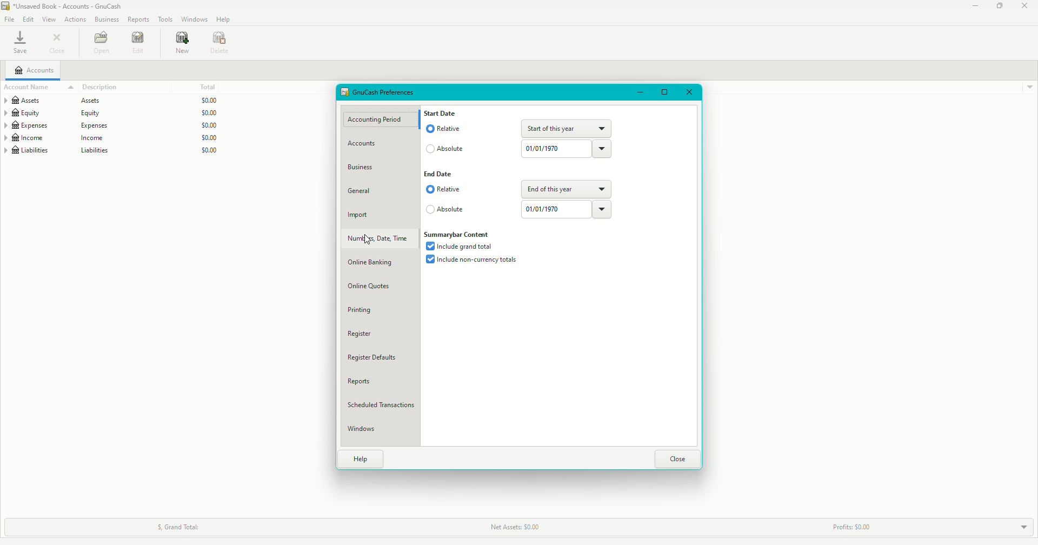 The width and height of the screenshot is (1038, 545). I want to click on Restore, so click(664, 91).